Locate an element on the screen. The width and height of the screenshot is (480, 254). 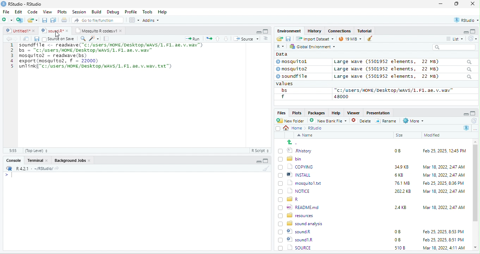
Presentation is located at coordinates (377, 113).